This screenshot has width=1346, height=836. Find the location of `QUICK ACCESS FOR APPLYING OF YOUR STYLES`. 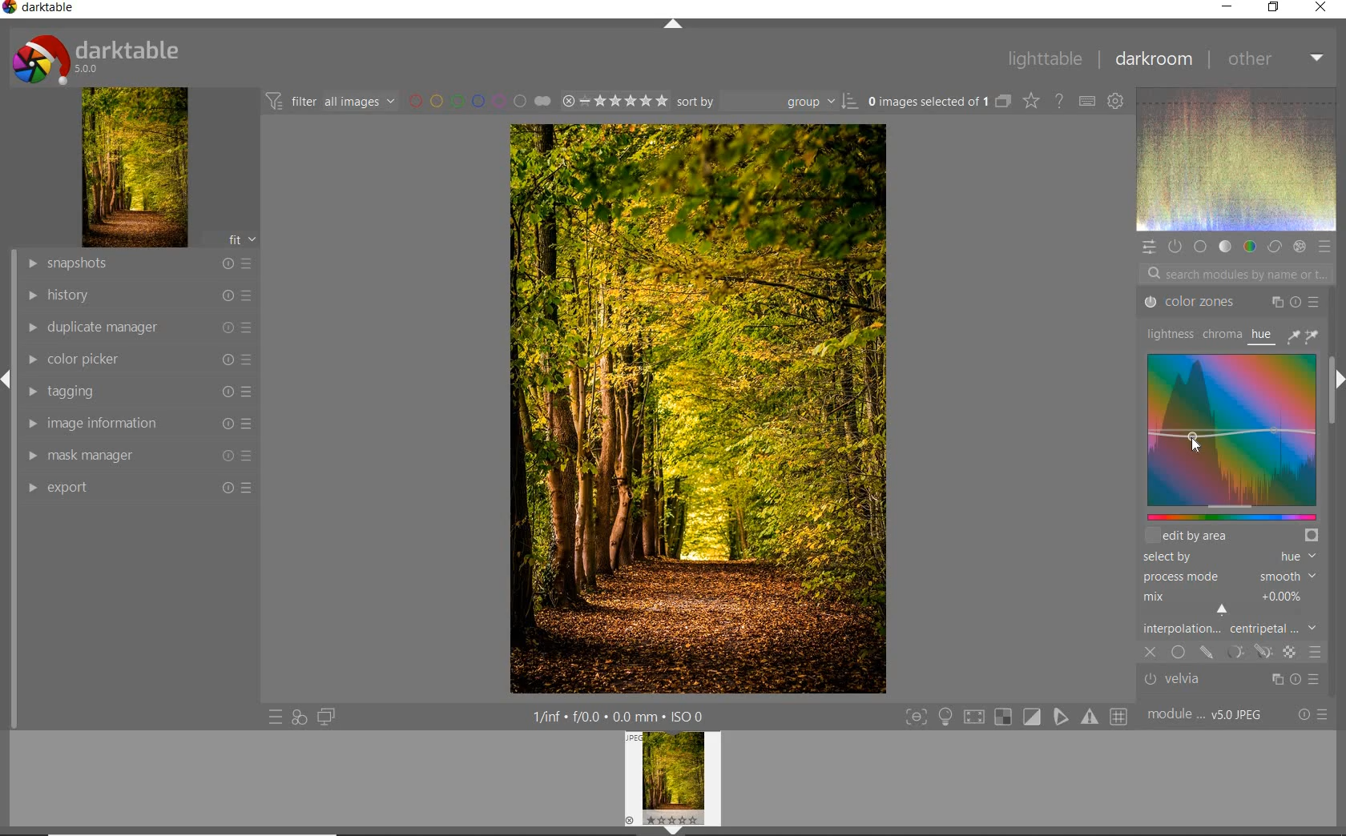

QUICK ACCESS FOR APPLYING OF YOUR STYLES is located at coordinates (298, 717).